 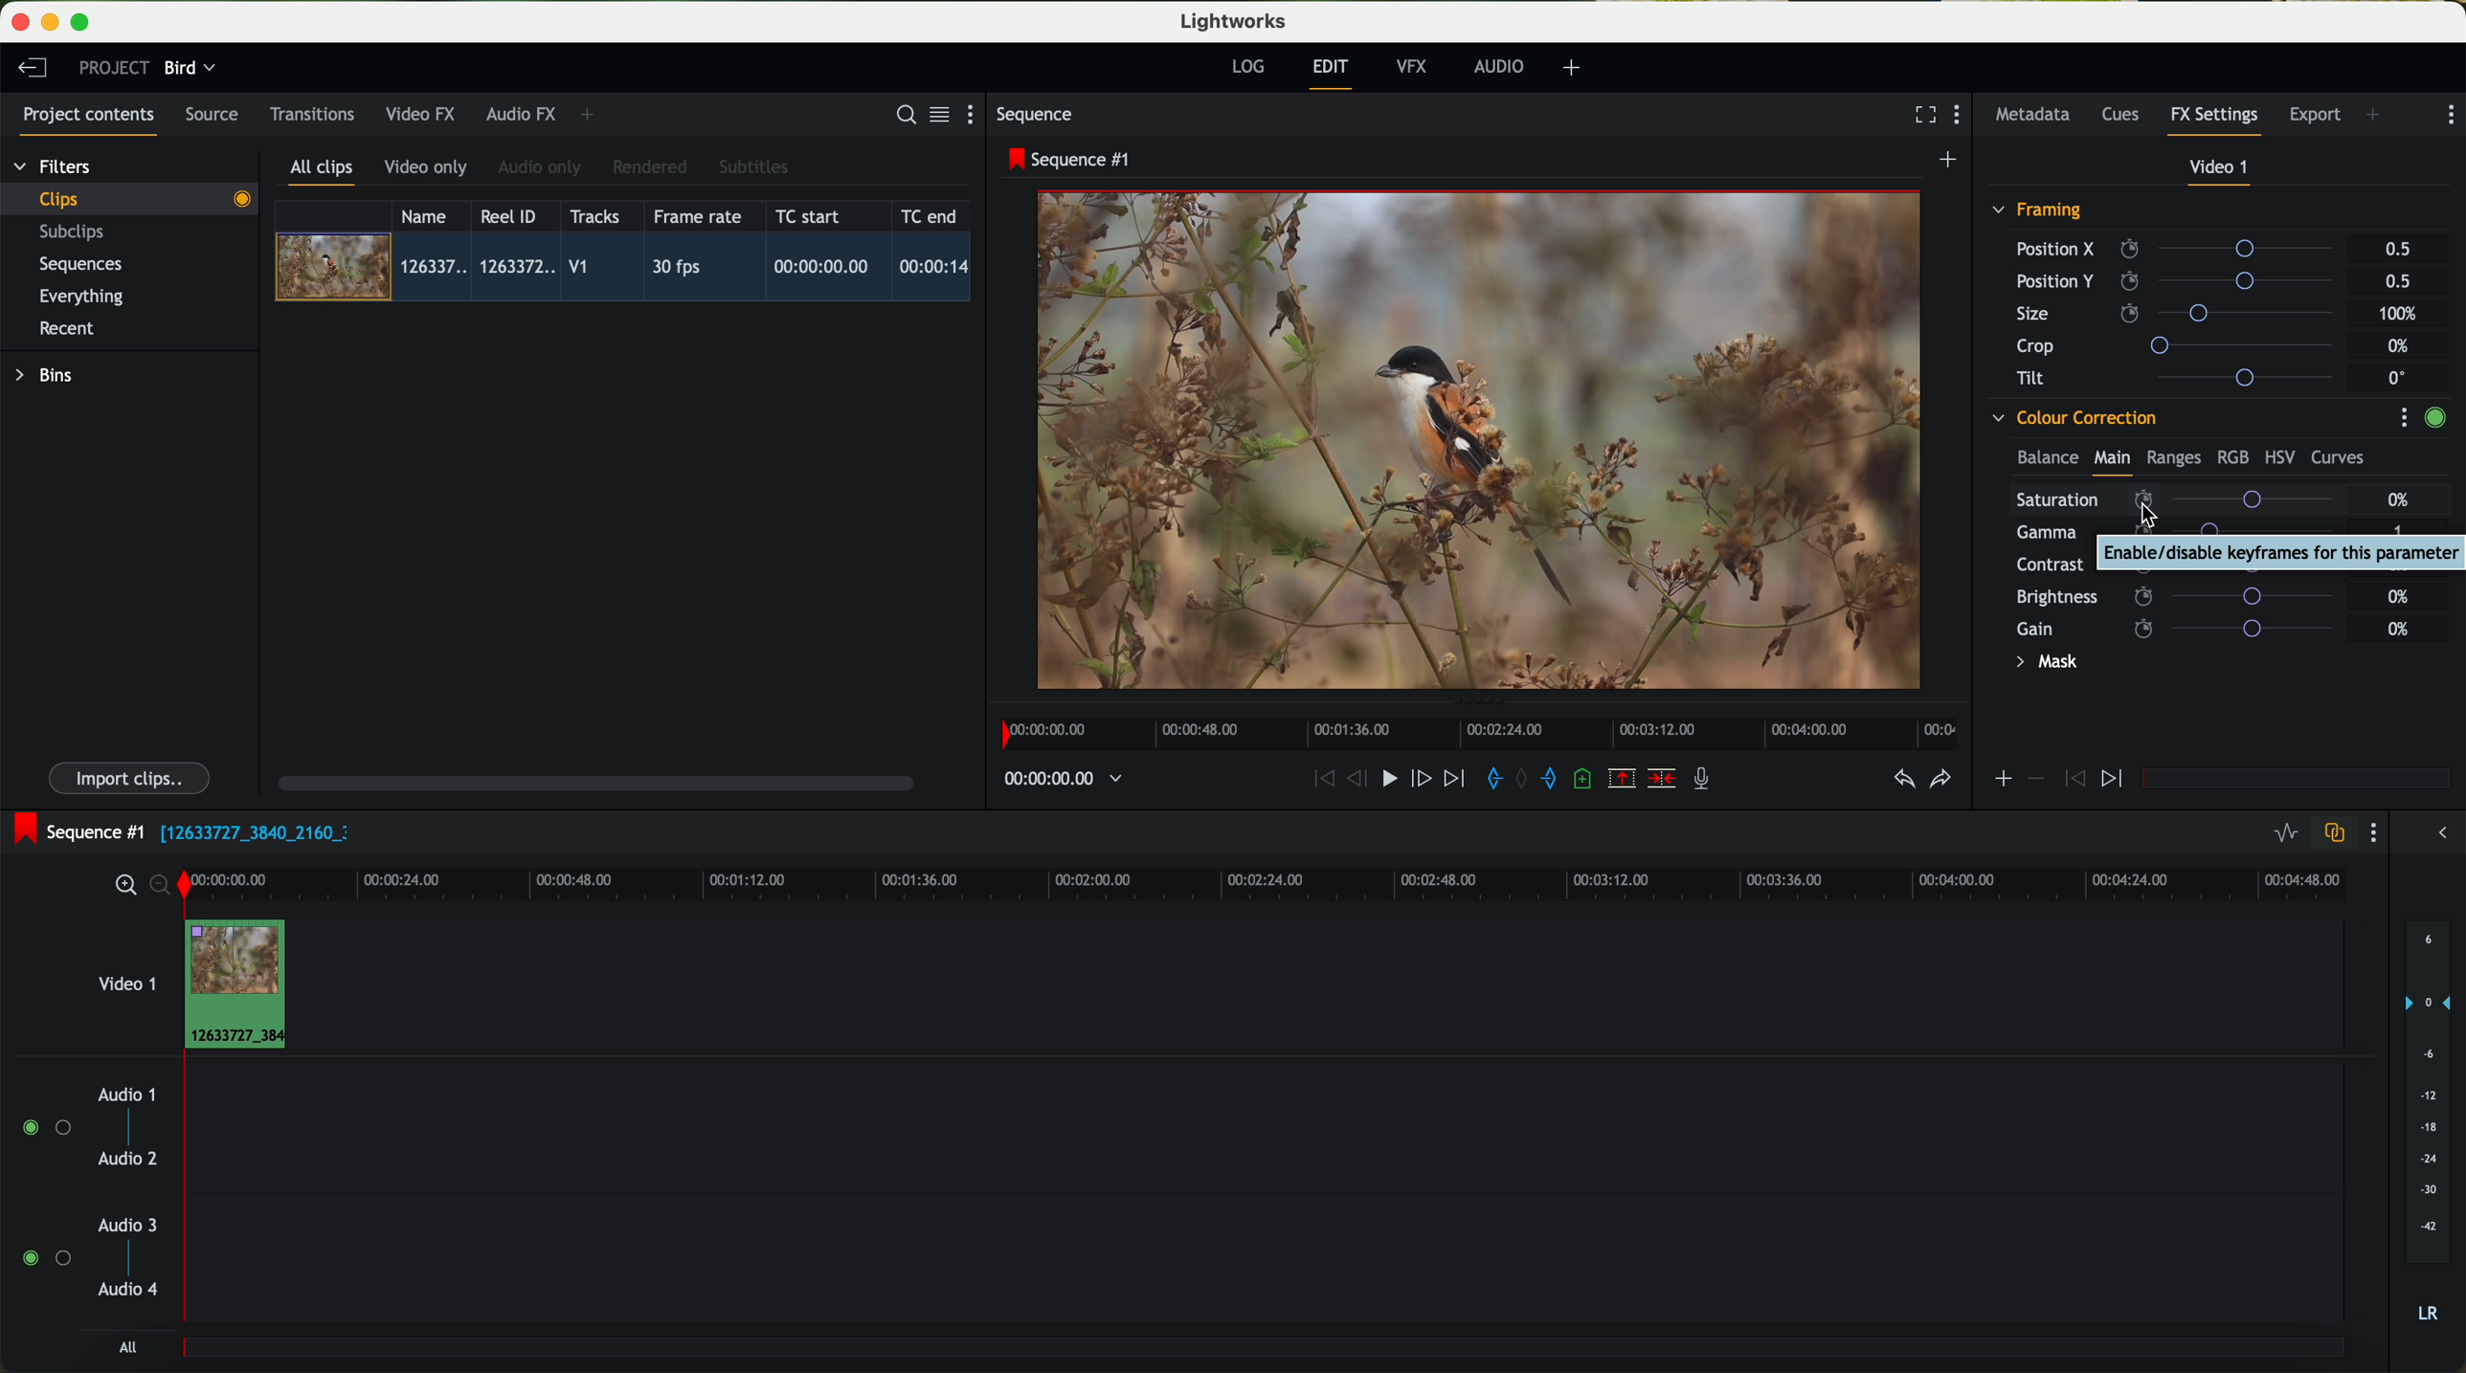 What do you see at coordinates (2399, 594) in the screenshot?
I see `0%` at bounding box center [2399, 594].